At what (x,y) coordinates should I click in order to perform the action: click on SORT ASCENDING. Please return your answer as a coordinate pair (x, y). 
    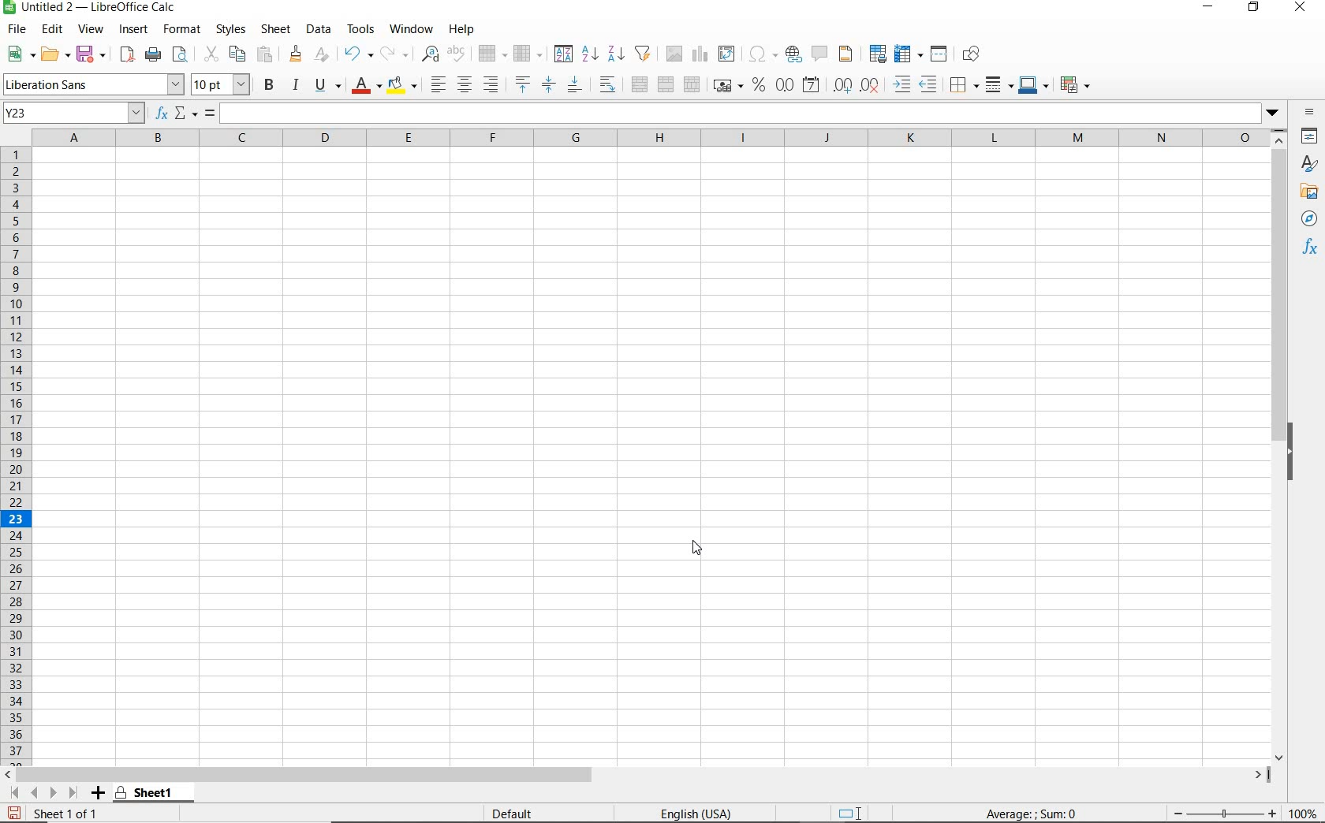
    Looking at the image, I should click on (590, 54).